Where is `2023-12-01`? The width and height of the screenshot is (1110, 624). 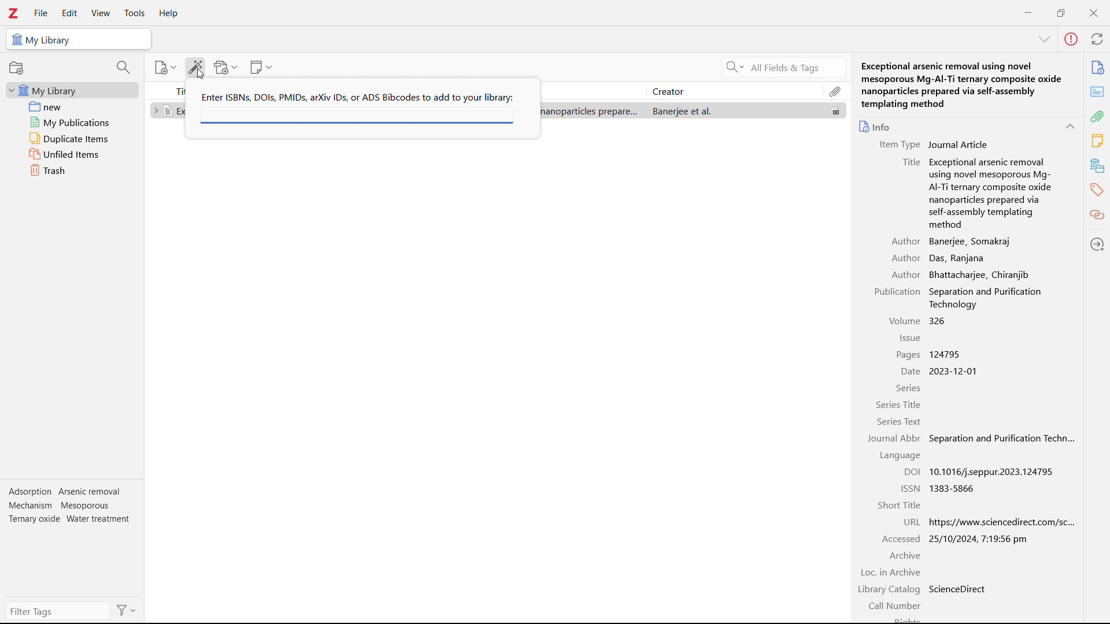
2023-12-01 is located at coordinates (955, 372).